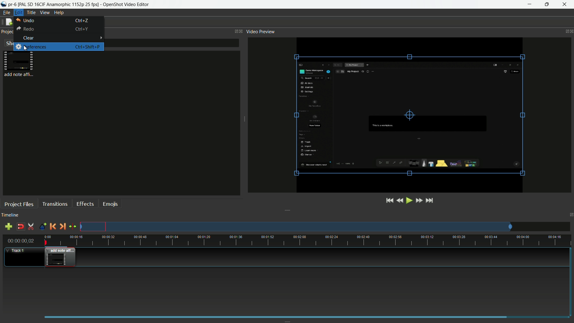 This screenshot has height=323, width=574. I want to click on video in timeline, so click(60, 257).